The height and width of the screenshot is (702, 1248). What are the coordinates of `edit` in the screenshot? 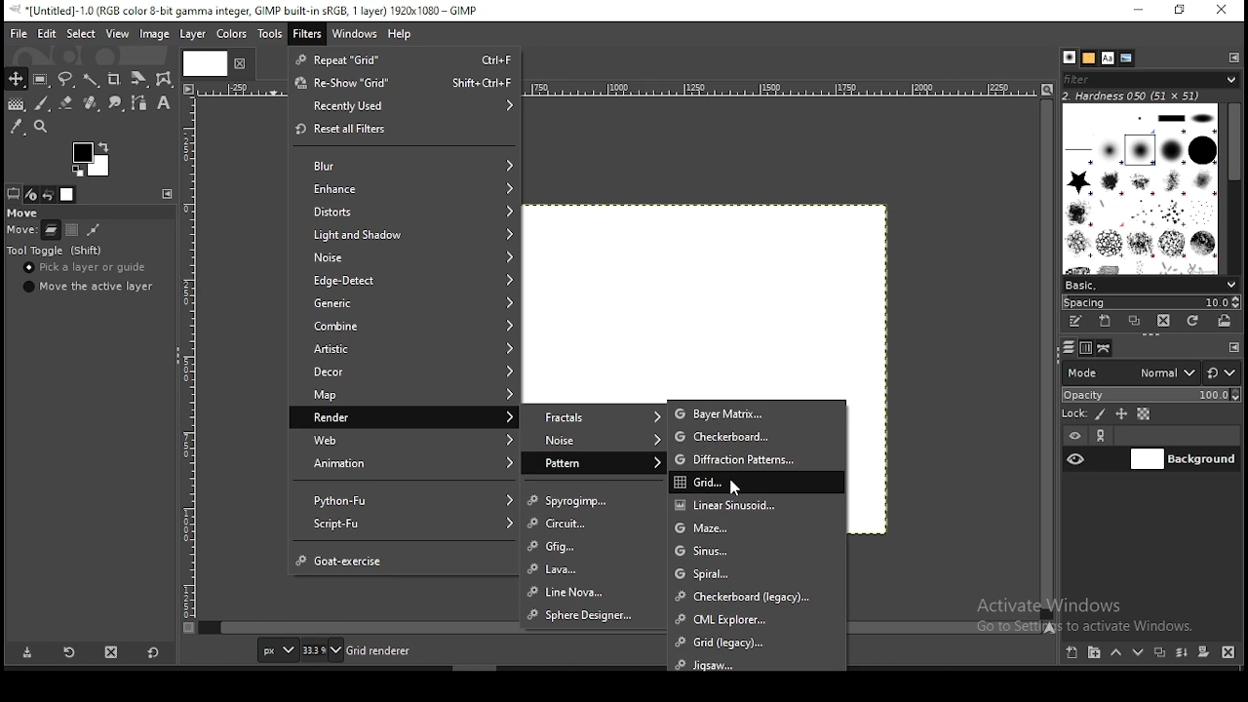 It's located at (47, 34).